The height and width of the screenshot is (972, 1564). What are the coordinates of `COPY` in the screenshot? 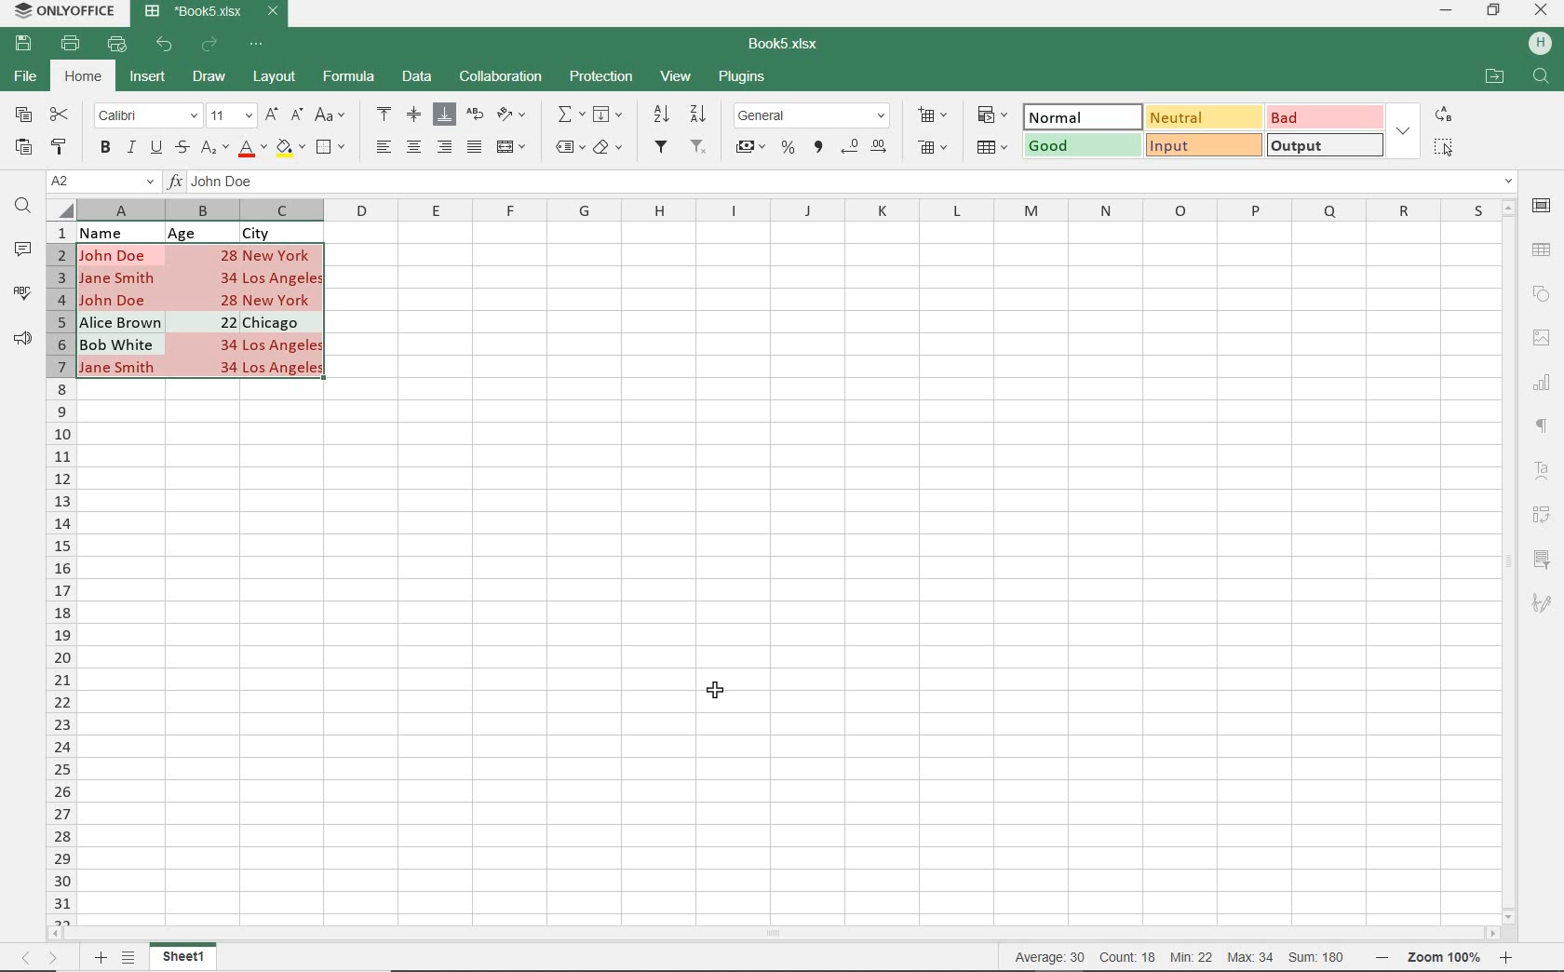 It's located at (24, 115).